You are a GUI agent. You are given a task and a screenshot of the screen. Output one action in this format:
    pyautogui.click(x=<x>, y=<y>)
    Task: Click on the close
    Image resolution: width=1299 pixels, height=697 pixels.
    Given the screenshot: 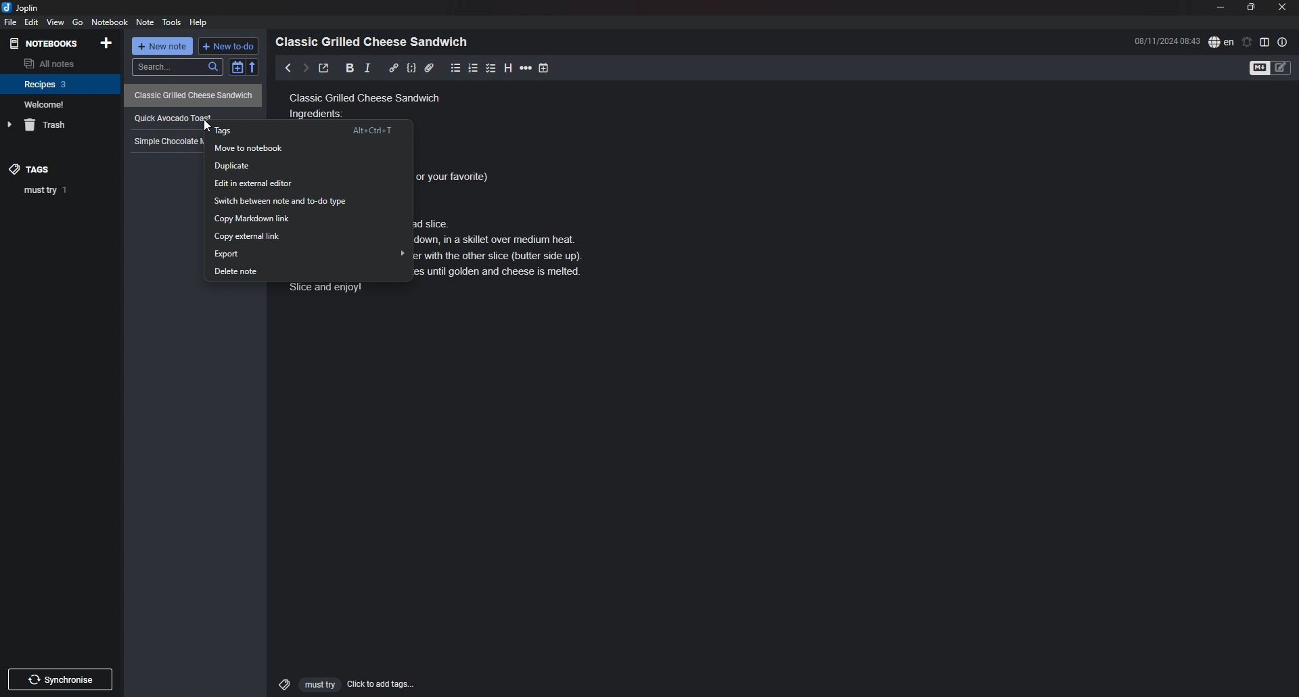 What is the action you would take?
    pyautogui.click(x=1283, y=7)
    